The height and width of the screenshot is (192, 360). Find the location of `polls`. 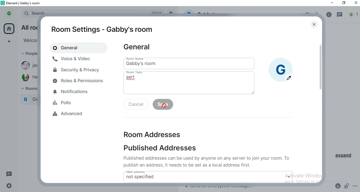

polls is located at coordinates (80, 102).